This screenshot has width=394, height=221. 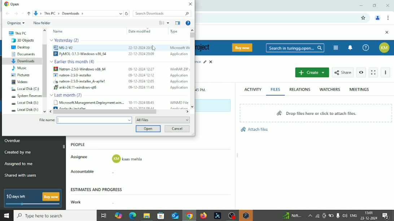 I want to click on Windows, so click(x=6, y=216).